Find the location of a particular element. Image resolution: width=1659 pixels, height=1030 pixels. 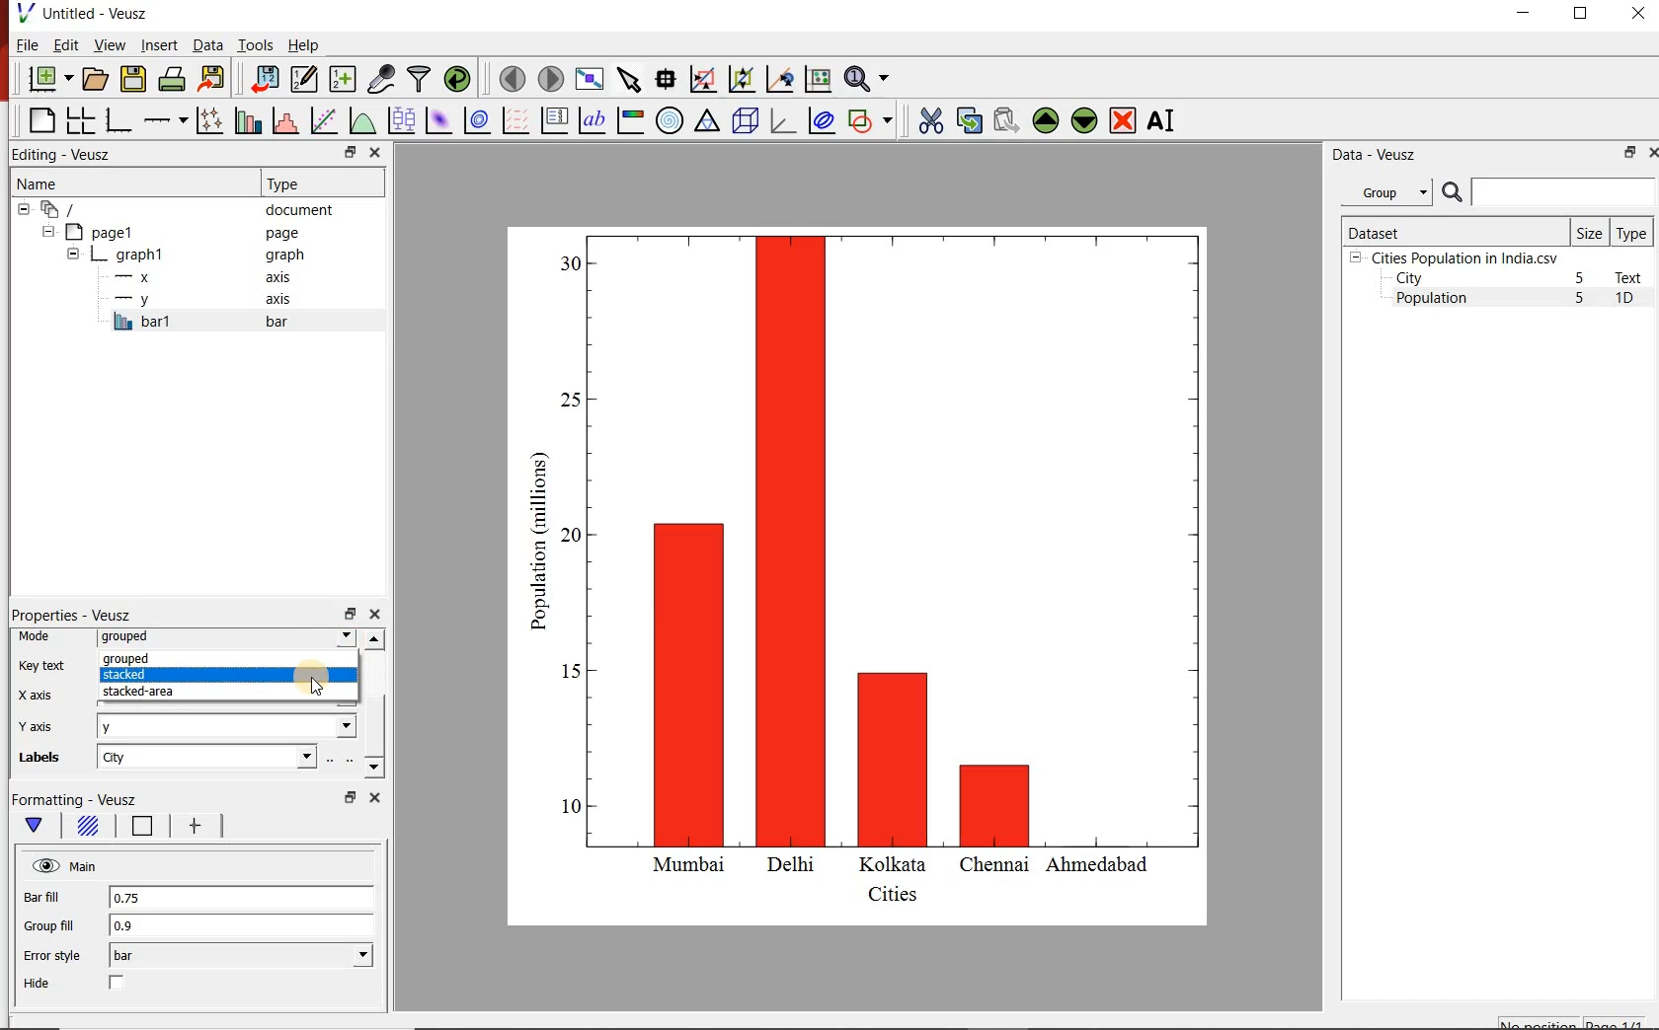

export to graphics format is located at coordinates (212, 80).